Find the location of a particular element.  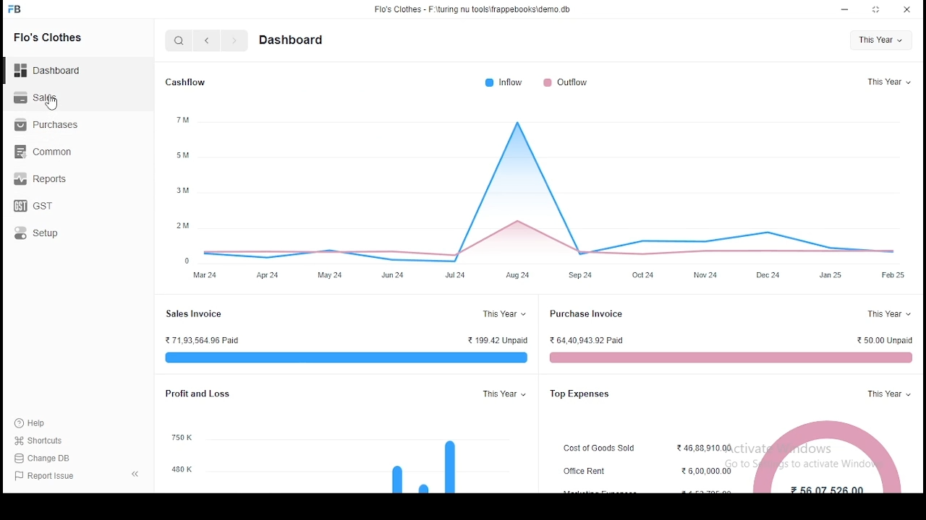

2m is located at coordinates (184, 225).